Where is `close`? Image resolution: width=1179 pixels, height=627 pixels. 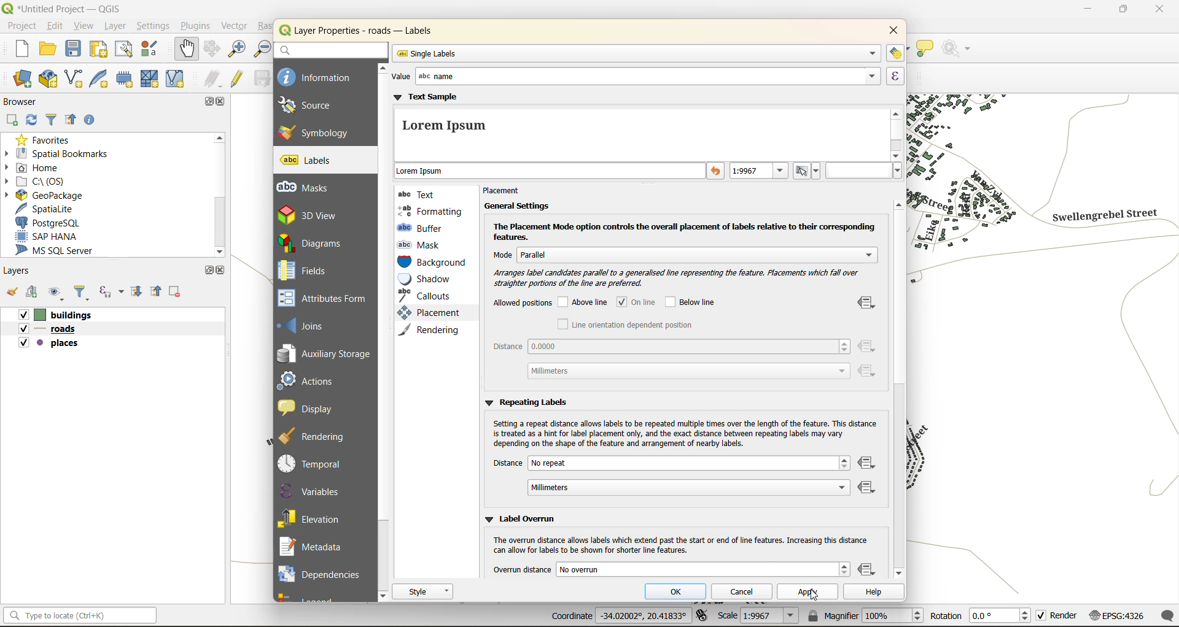 close is located at coordinates (223, 102).